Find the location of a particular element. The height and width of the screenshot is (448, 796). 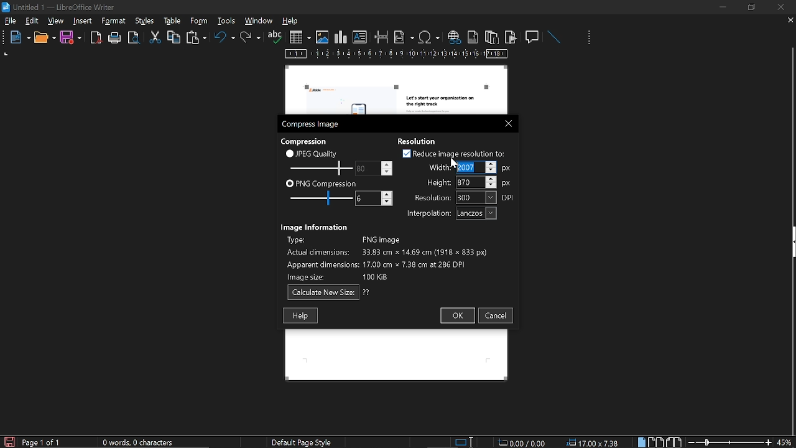

toggle print preview is located at coordinates (136, 38).